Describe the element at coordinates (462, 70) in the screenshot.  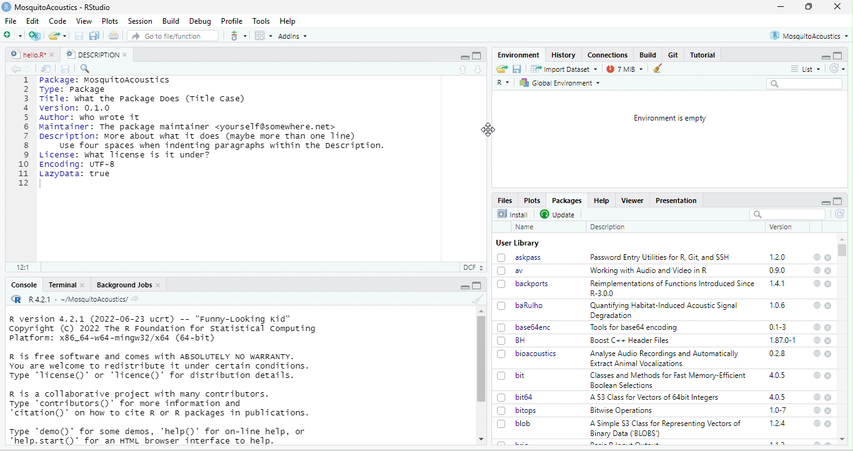
I see `previous section` at that location.